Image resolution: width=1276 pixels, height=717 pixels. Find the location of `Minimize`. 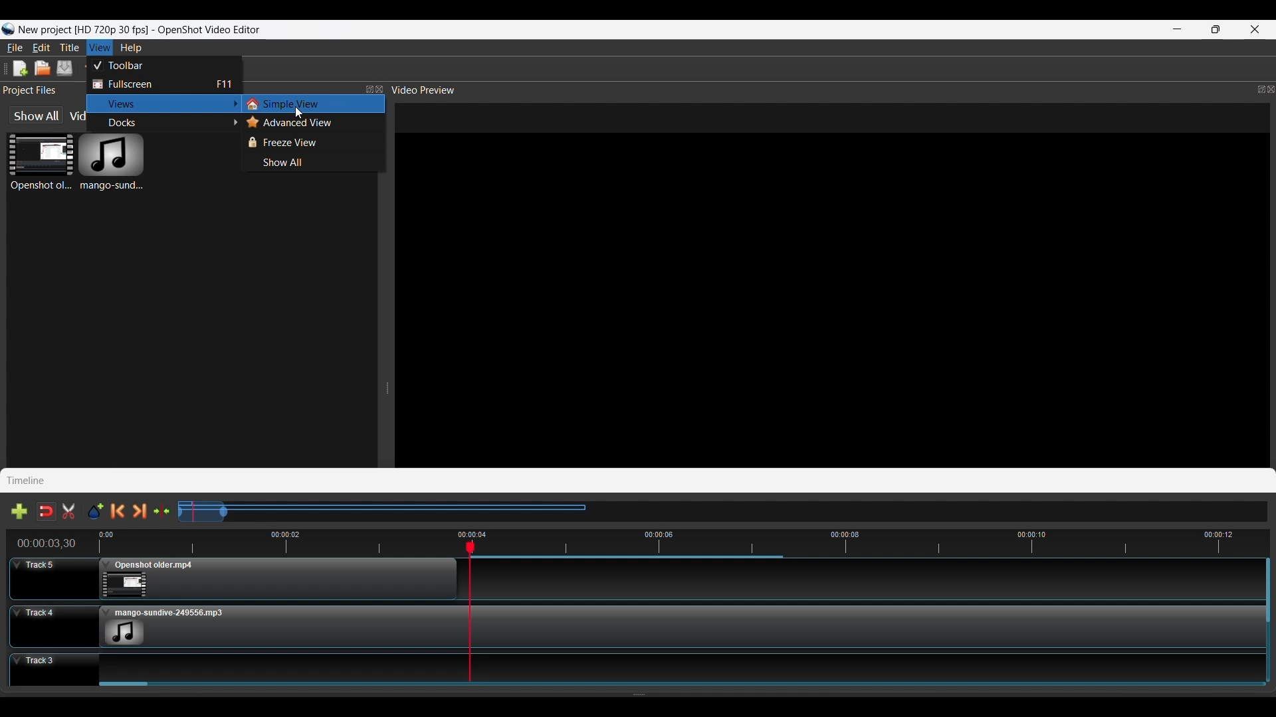

Minimize is located at coordinates (1178, 29).